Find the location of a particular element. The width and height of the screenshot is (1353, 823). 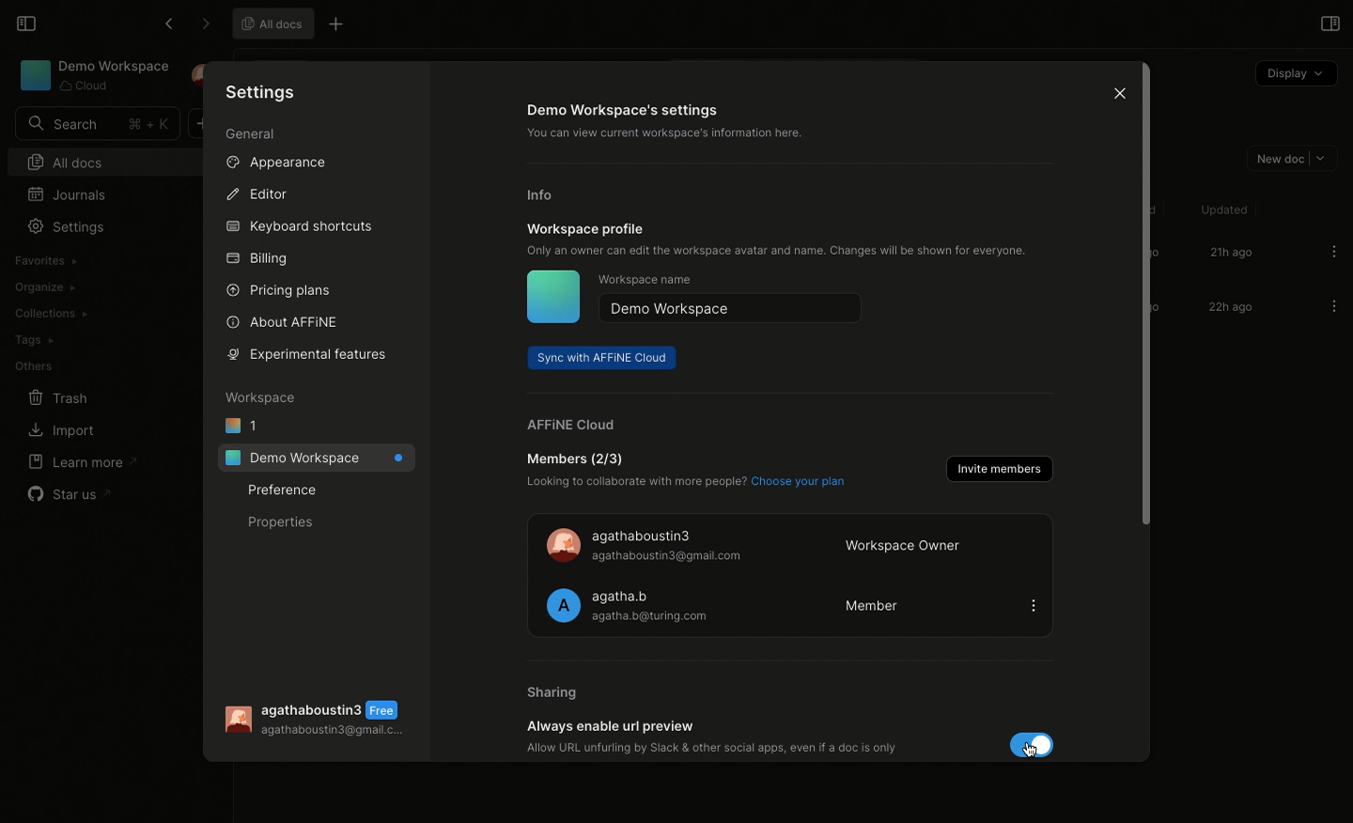

22h ago is located at coordinates (1228, 309).